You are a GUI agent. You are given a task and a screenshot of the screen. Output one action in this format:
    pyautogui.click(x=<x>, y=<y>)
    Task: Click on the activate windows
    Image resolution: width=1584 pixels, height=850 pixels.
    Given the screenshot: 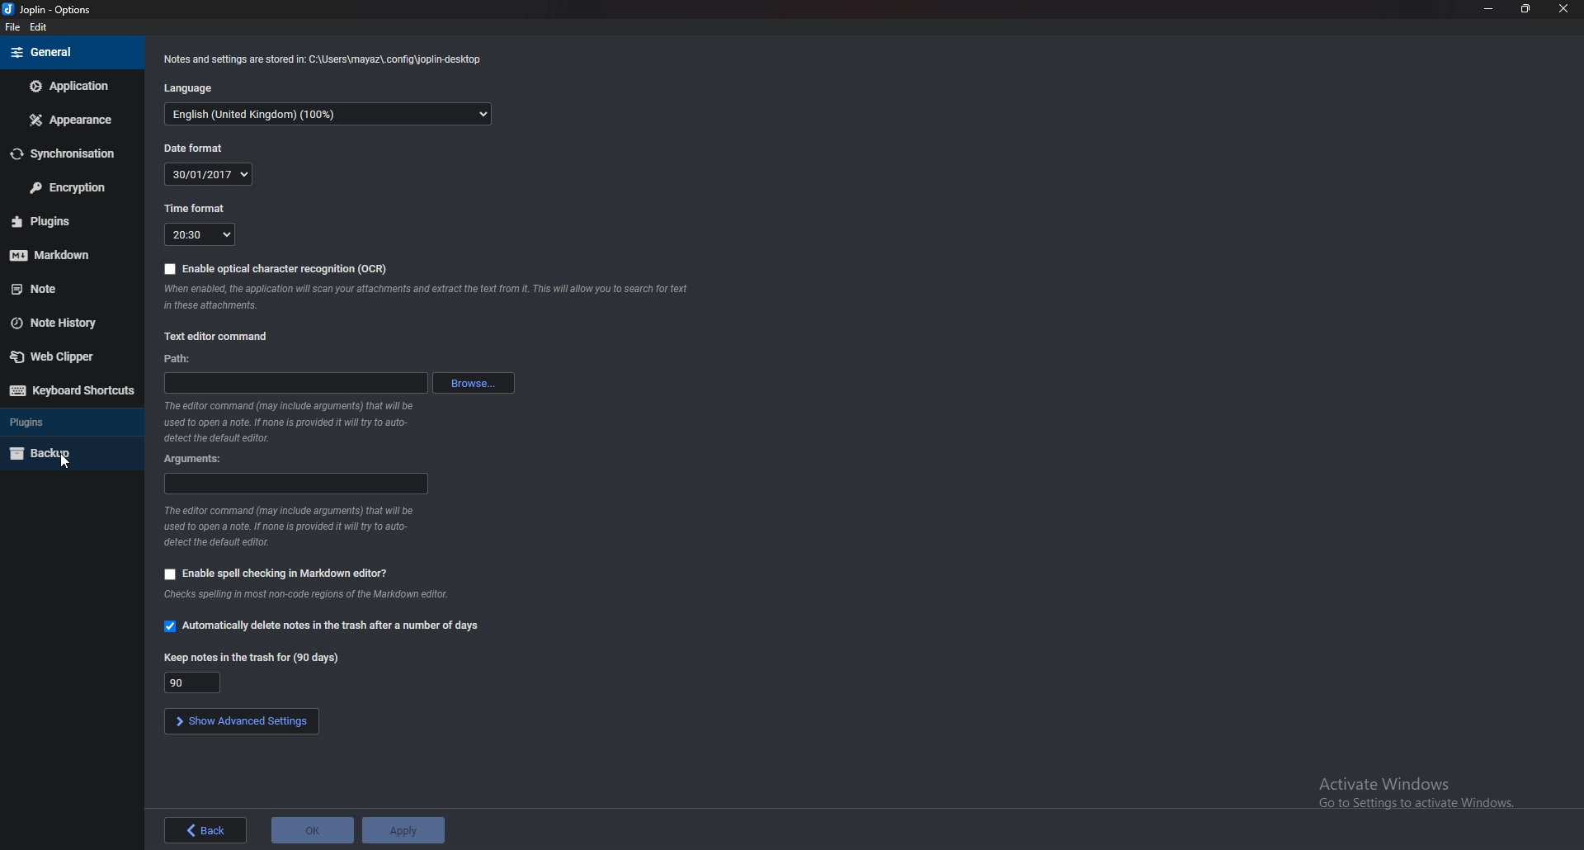 What is the action you would take?
    pyautogui.click(x=1425, y=789)
    